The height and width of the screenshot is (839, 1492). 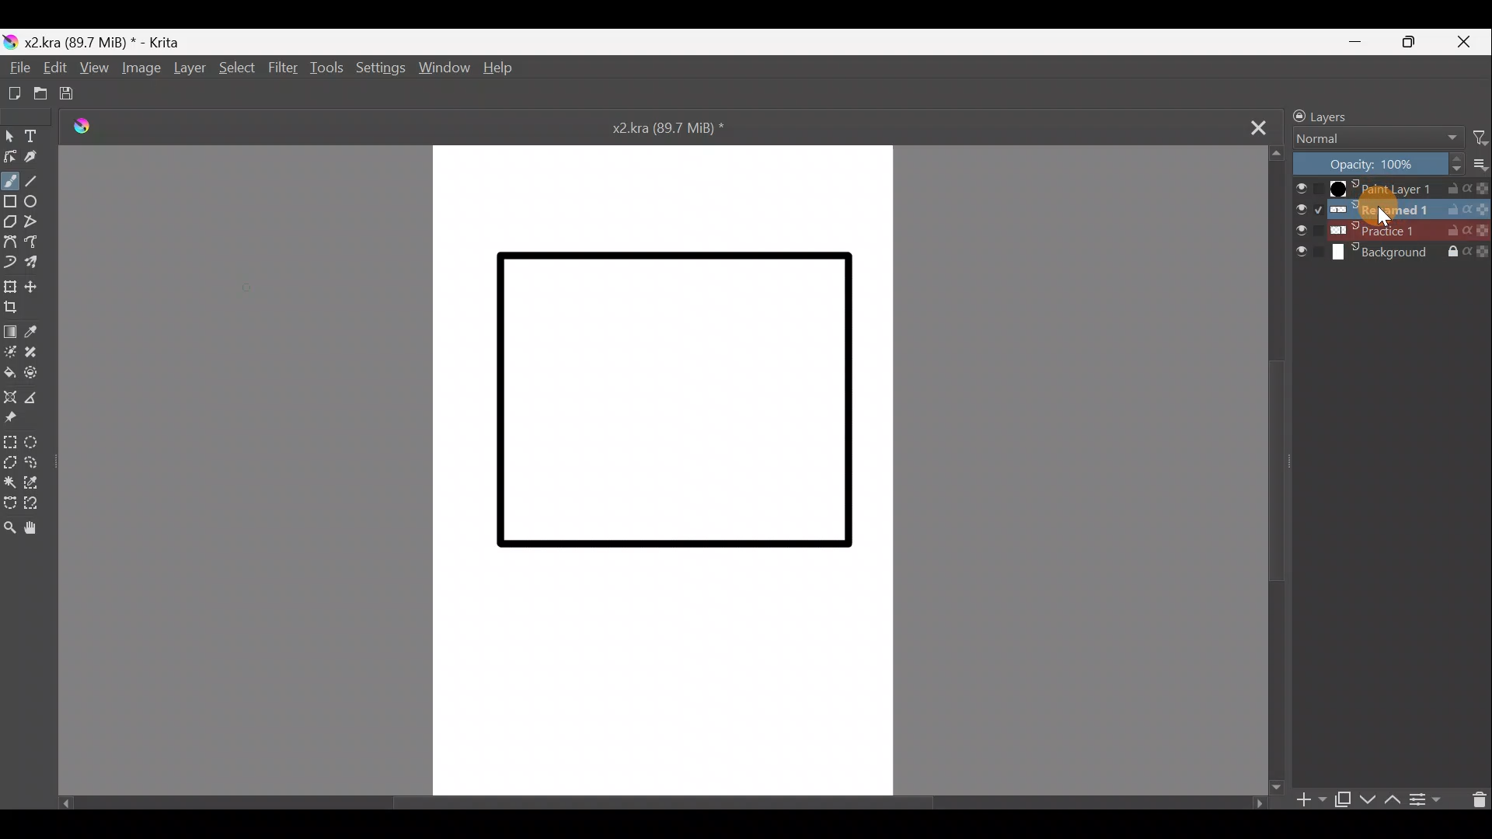 What do you see at coordinates (37, 203) in the screenshot?
I see `Ellipse tool` at bounding box center [37, 203].